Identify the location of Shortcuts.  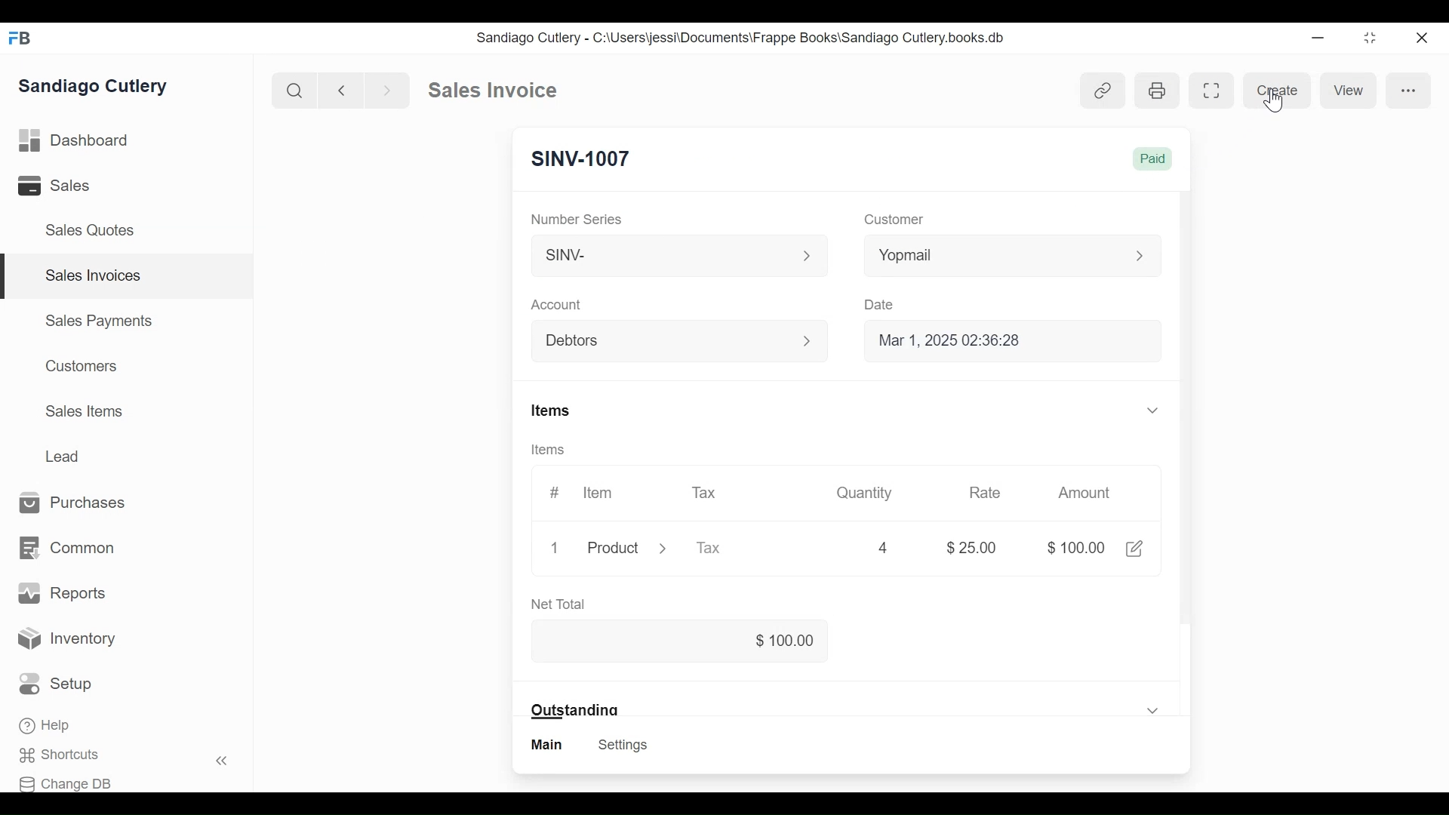
(57, 755).